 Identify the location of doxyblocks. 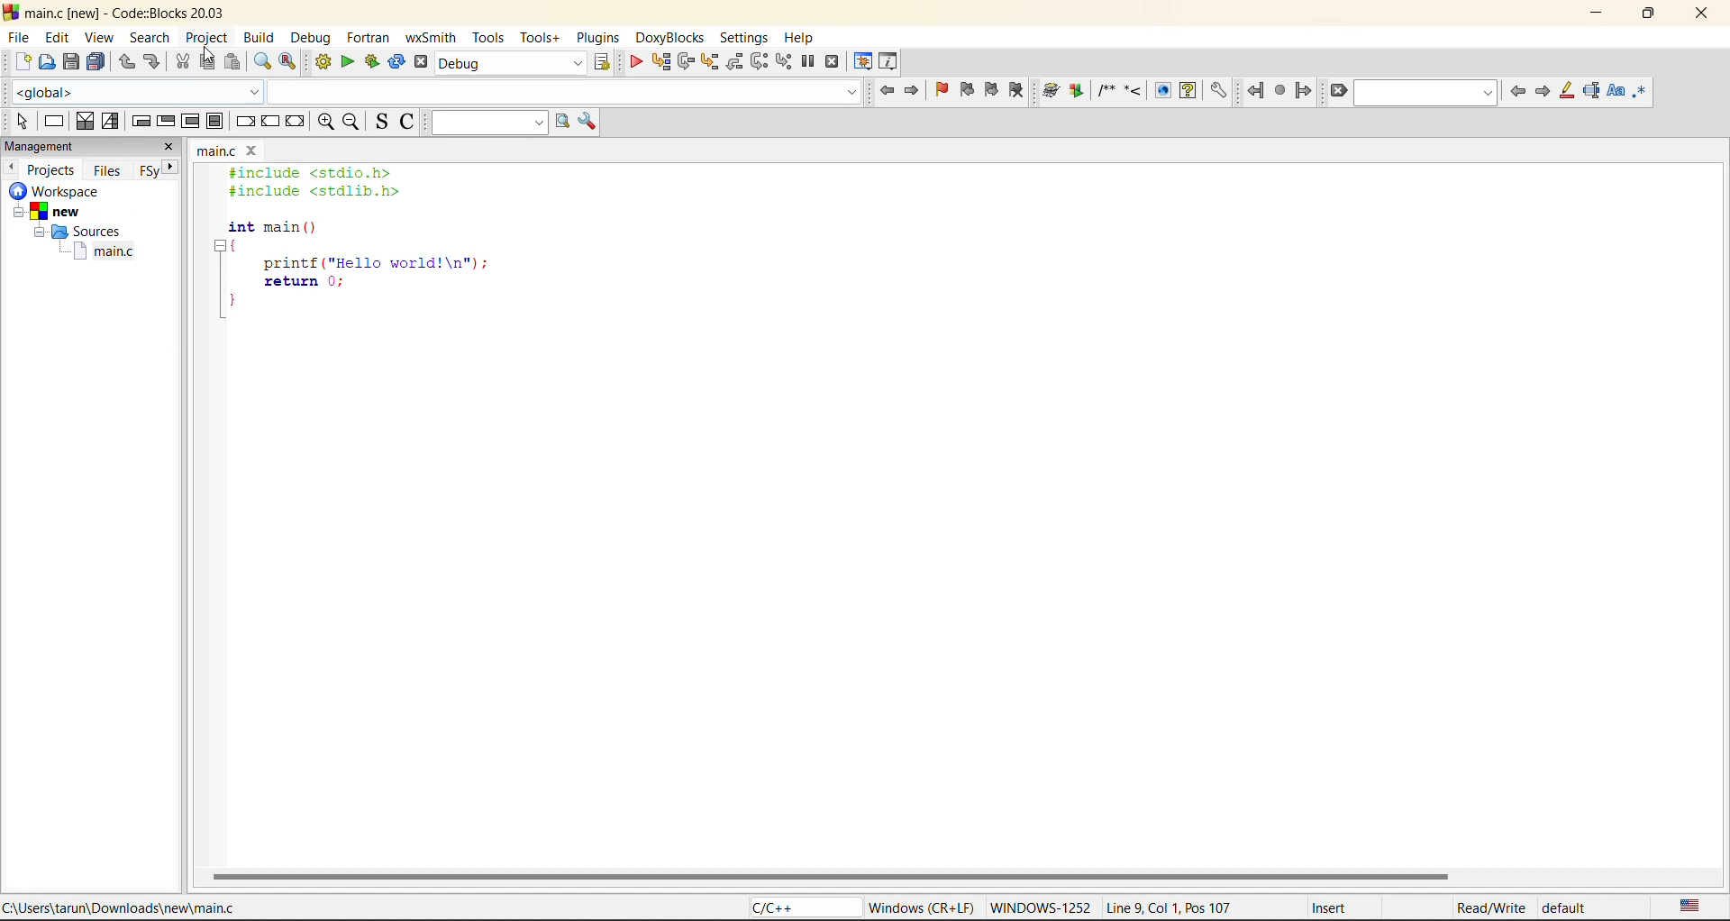
(669, 38).